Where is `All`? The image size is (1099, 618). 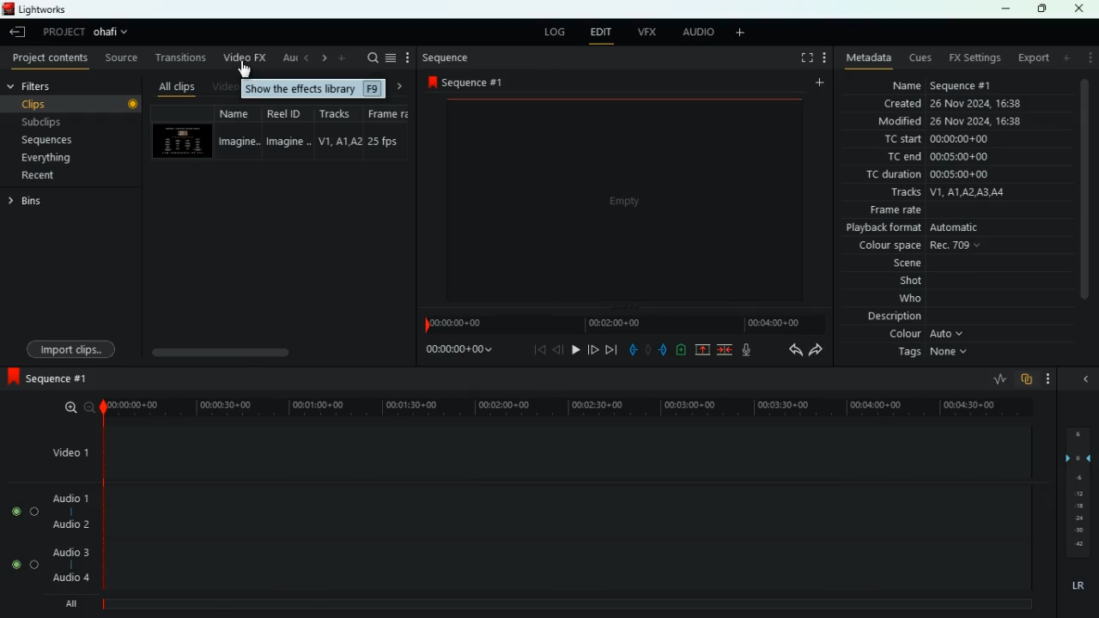 All is located at coordinates (74, 601).